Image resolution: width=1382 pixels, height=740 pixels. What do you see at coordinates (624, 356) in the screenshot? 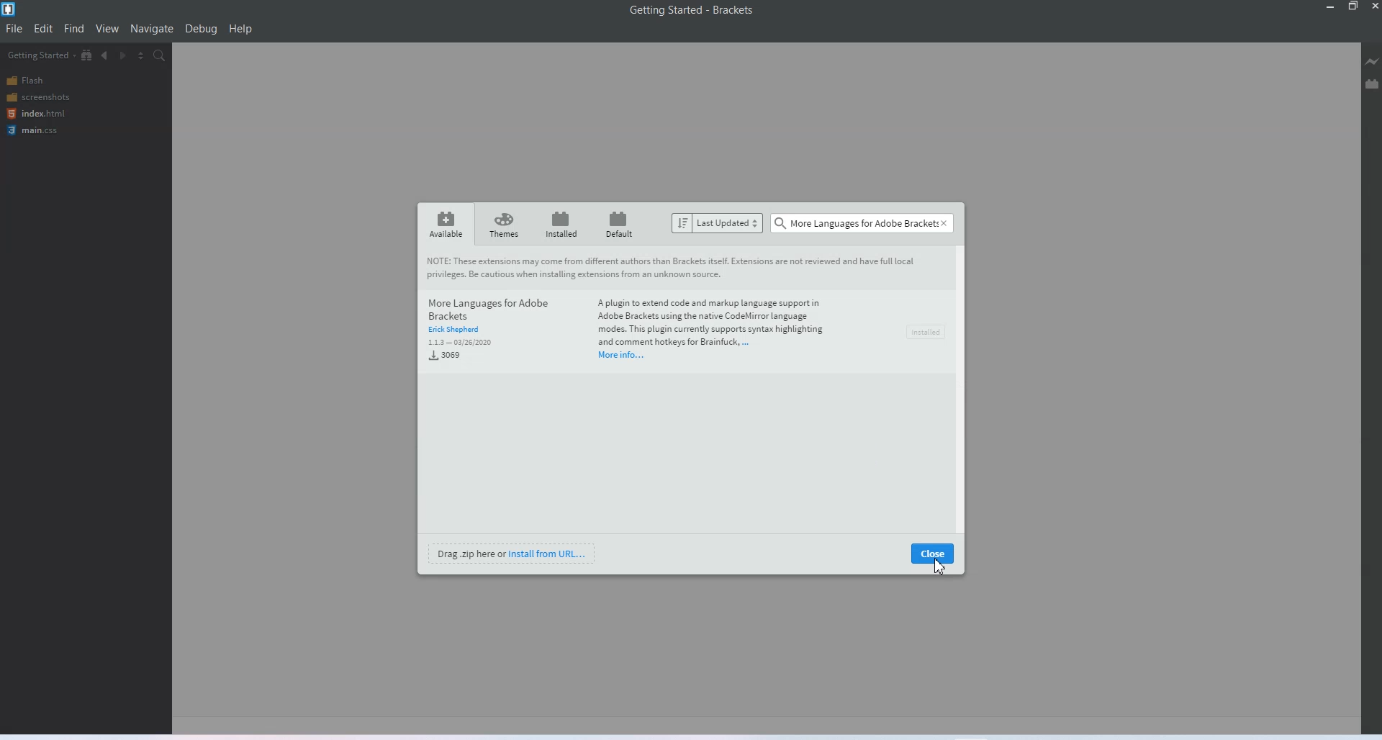
I see `More Information` at bounding box center [624, 356].